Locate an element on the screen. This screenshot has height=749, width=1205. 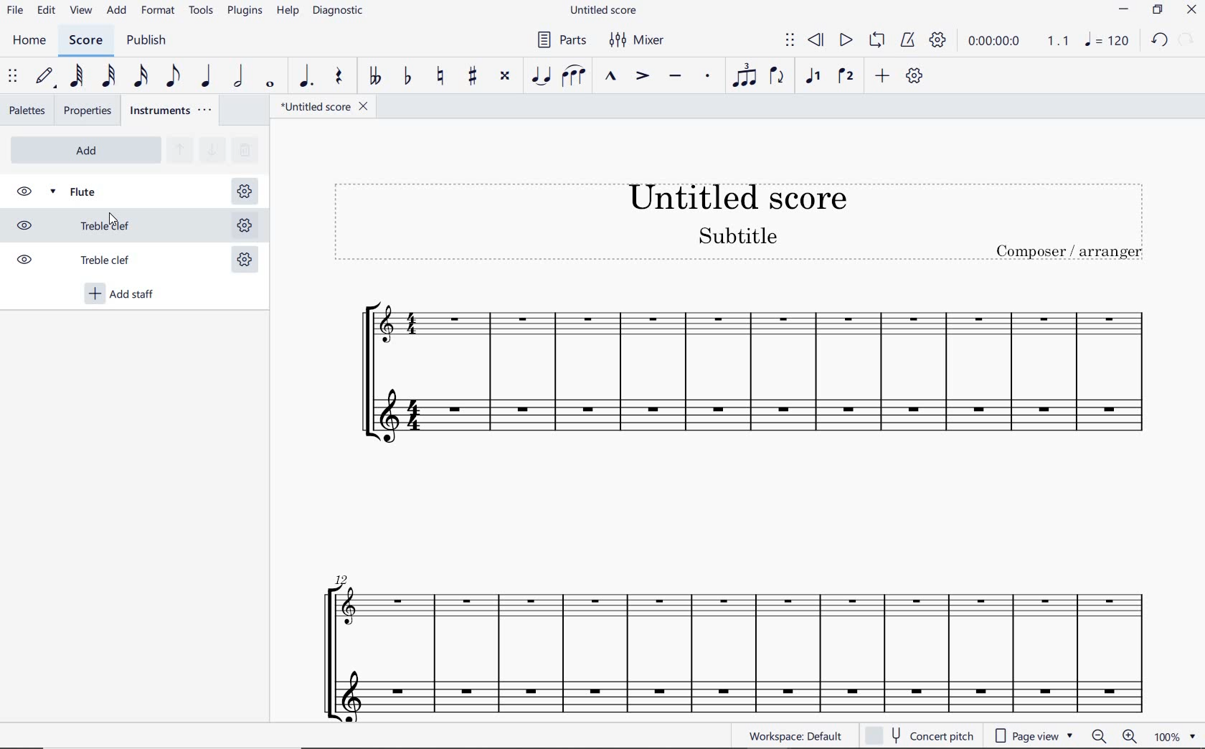
FLIP DIRECTION is located at coordinates (778, 79).